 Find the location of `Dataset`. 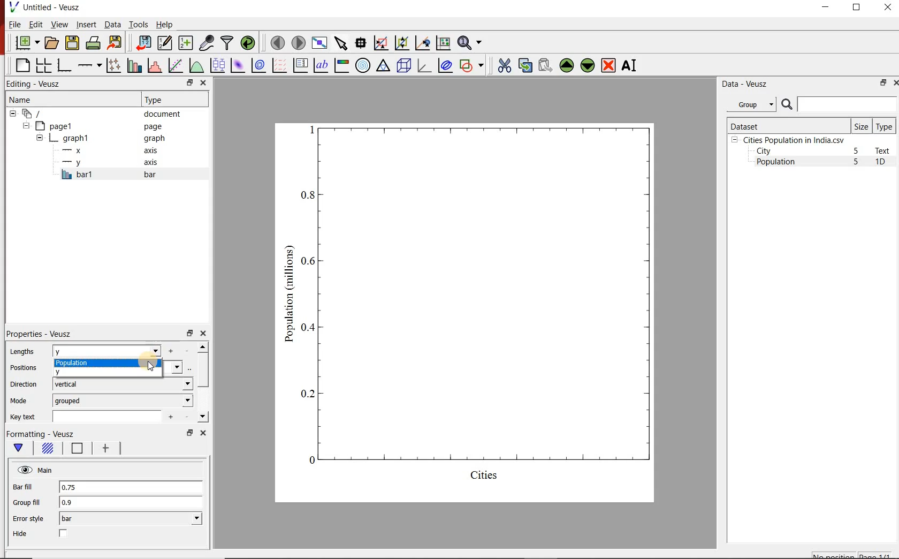

Dataset is located at coordinates (787, 125).